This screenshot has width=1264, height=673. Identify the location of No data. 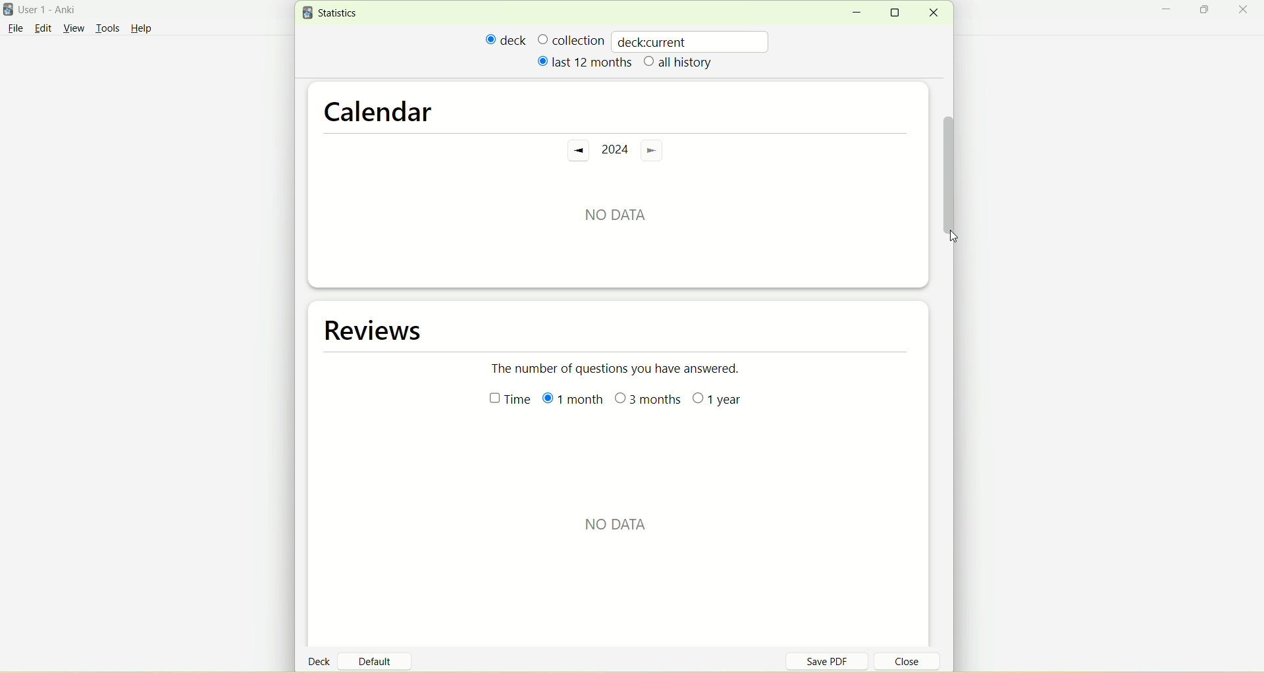
(614, 210).